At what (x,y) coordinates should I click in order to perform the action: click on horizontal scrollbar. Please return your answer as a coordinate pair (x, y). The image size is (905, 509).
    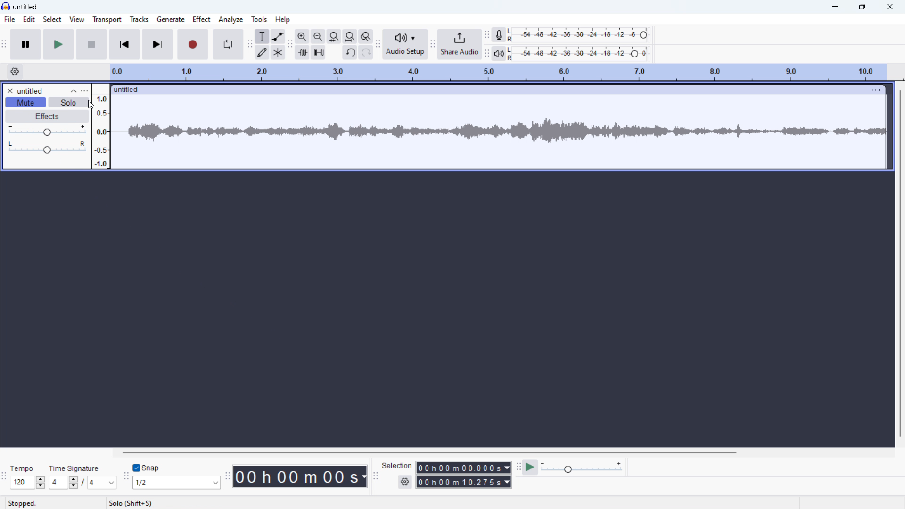
    Looking at the image, I should click on (428, 452).